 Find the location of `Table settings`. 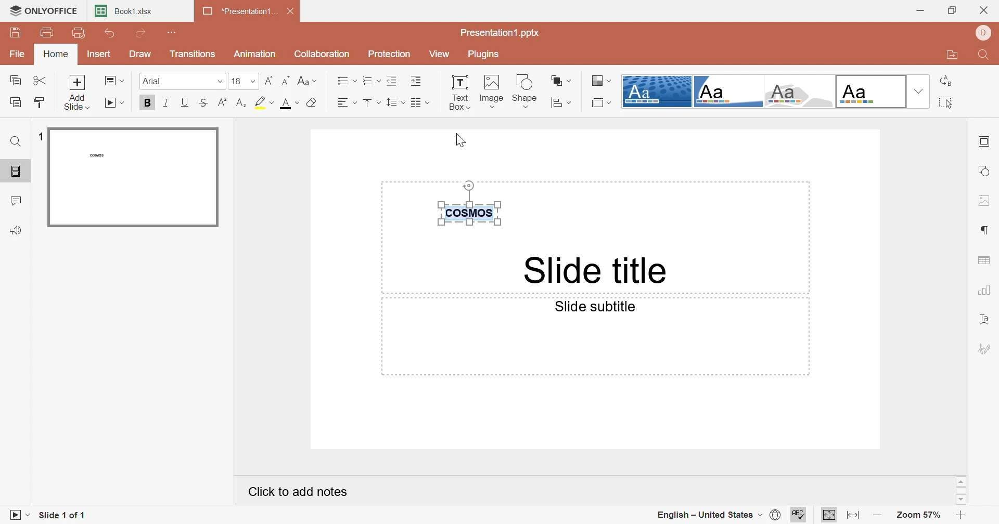

Table settings is located at coordinates (984, 258).